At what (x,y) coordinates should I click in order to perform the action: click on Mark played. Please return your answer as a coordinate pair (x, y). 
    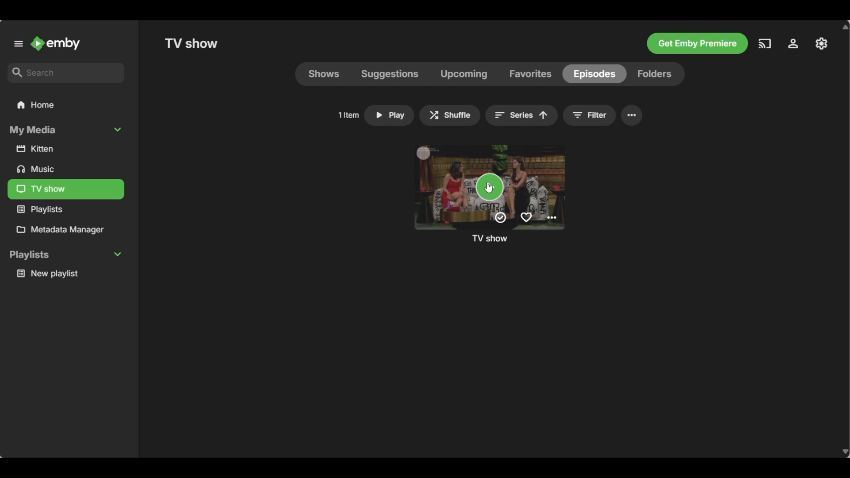
    Looking at the image, I should click on (500, 218).